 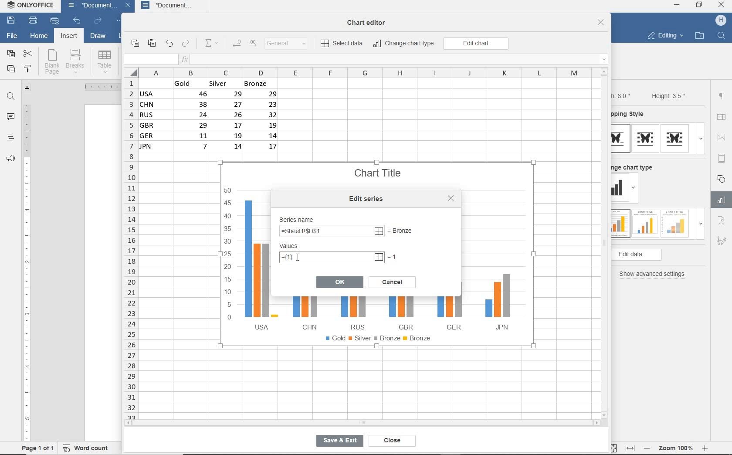 I want to click on save & exit, so click(x=338, y=442).